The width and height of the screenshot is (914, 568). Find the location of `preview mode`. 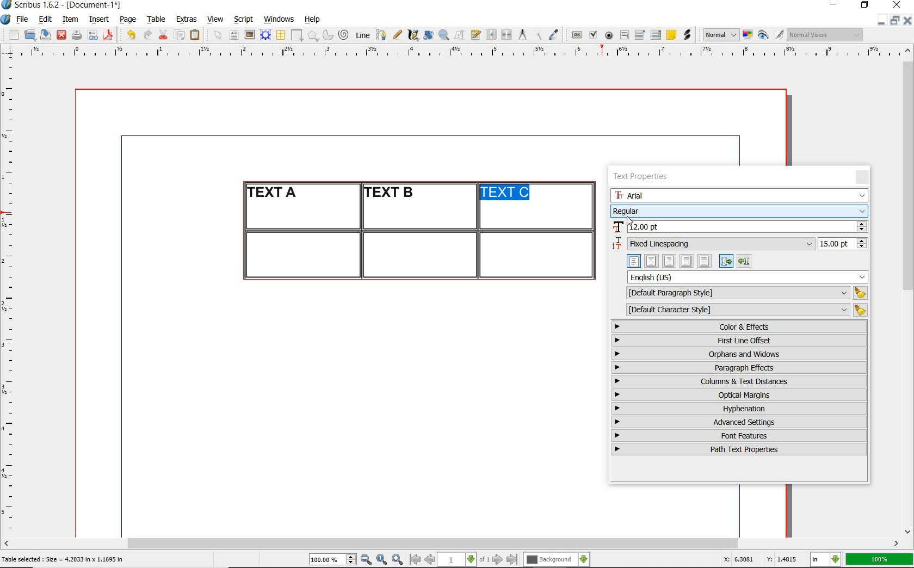

preview mode is located at coordinates (771, 35).